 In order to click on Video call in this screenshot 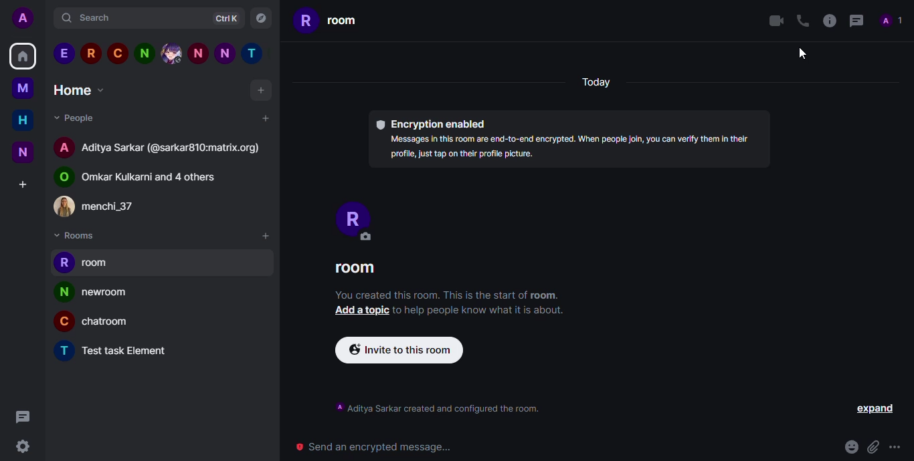, I will do `click(778, 21)`.